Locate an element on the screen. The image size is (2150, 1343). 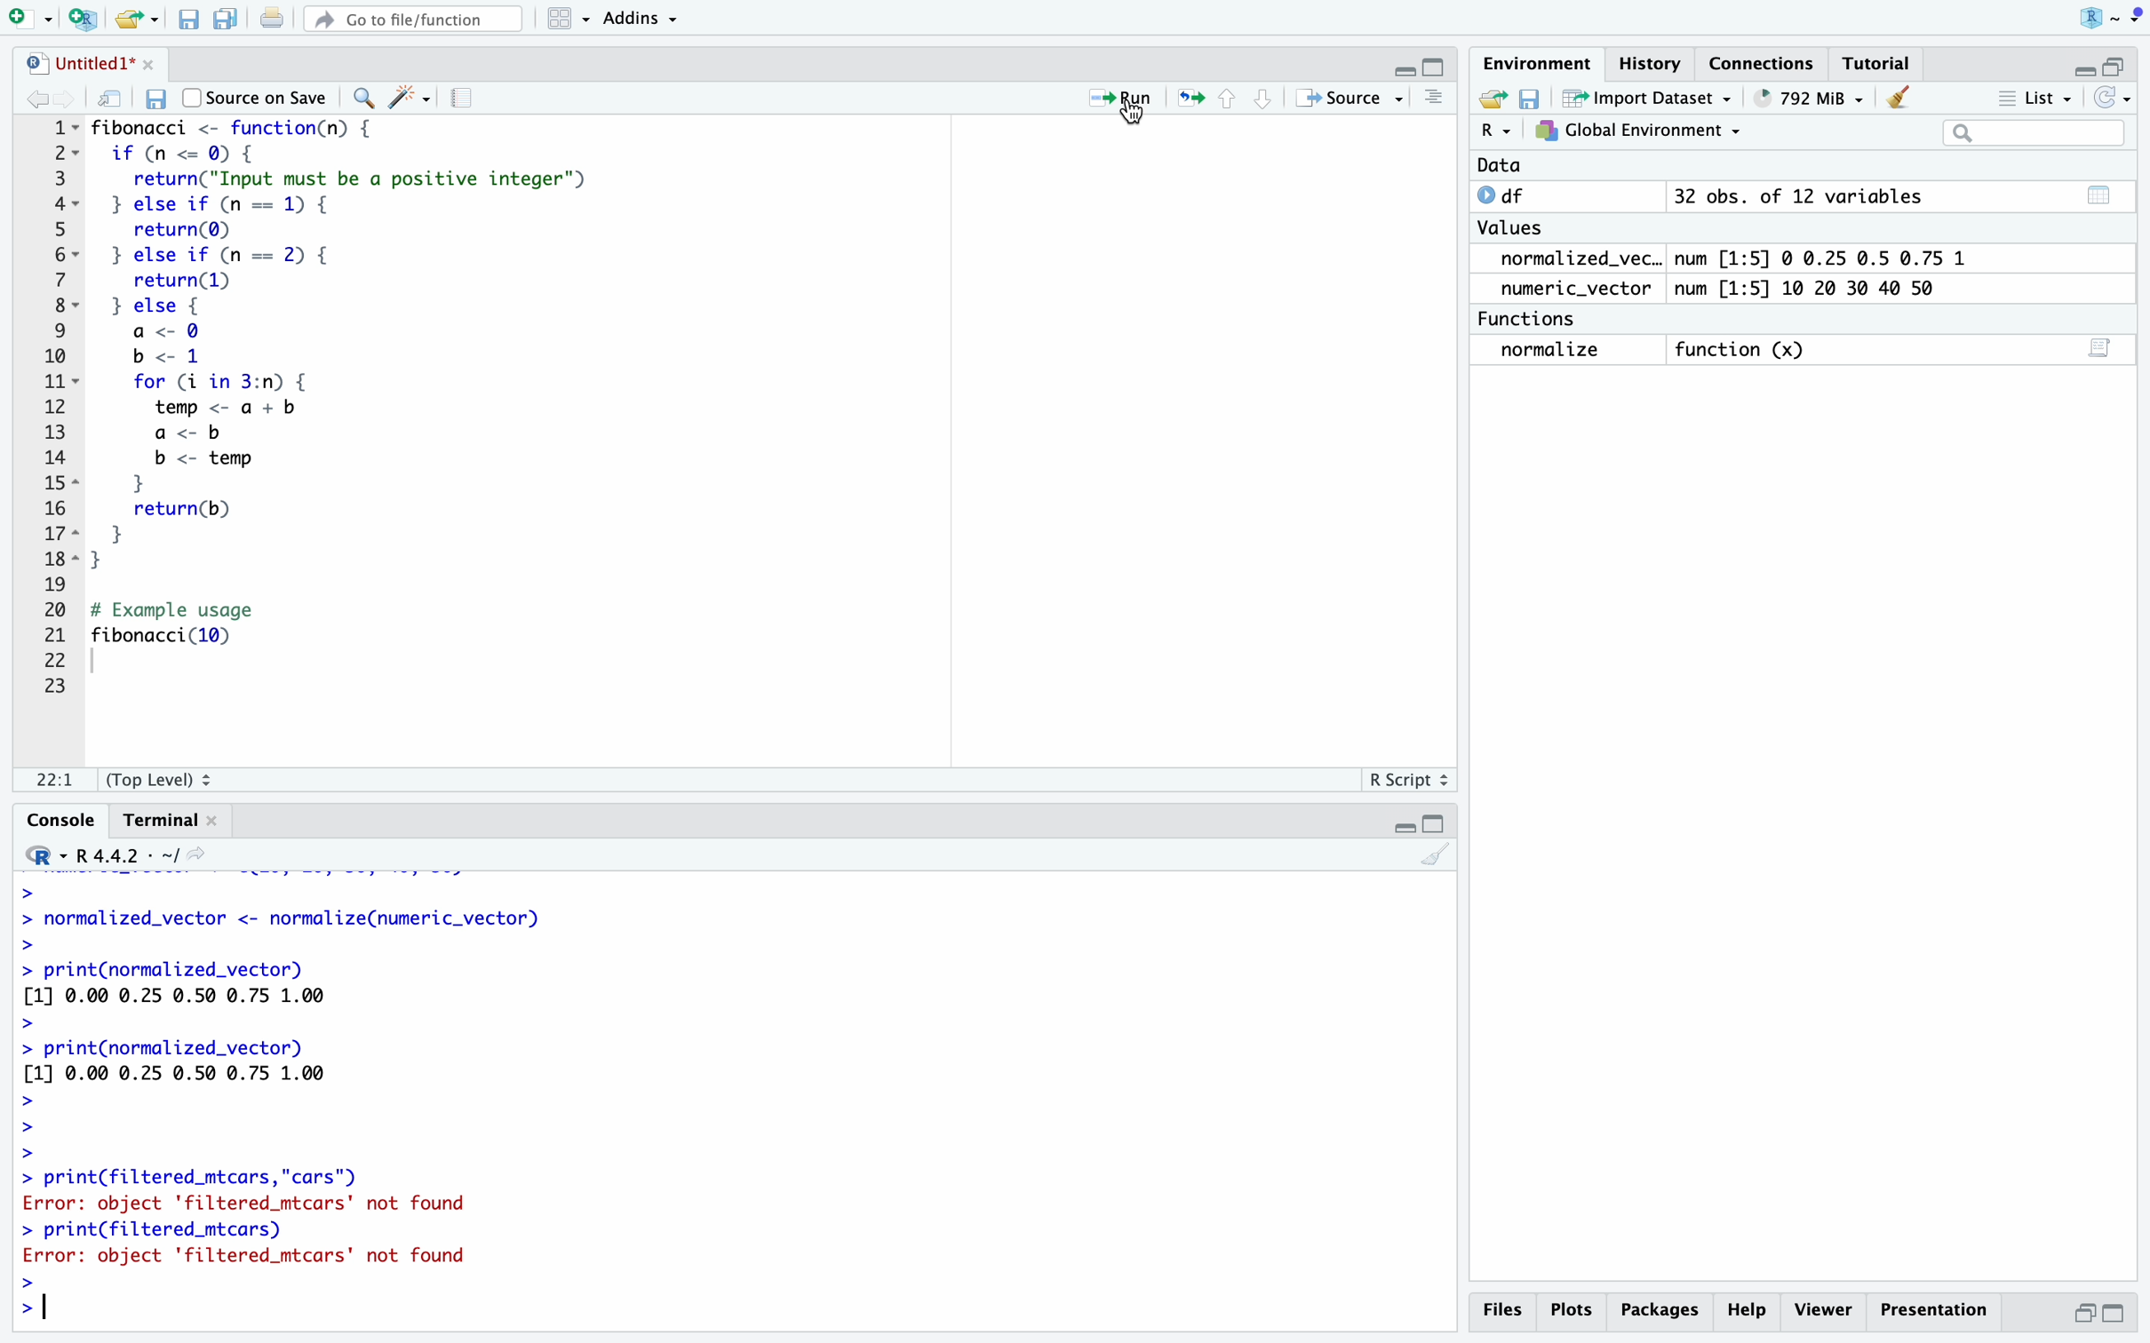
history is located at coordinates (1646, 62).